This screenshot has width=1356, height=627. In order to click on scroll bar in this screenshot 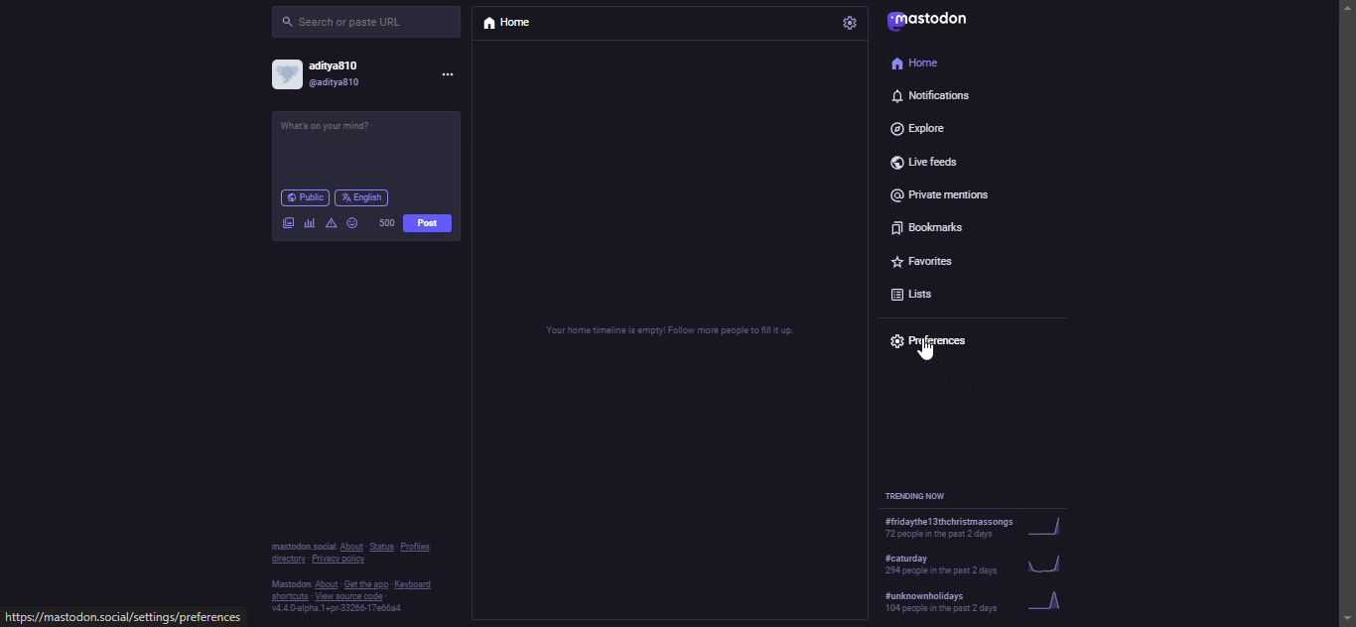, I will do `click(1343, 294)`.